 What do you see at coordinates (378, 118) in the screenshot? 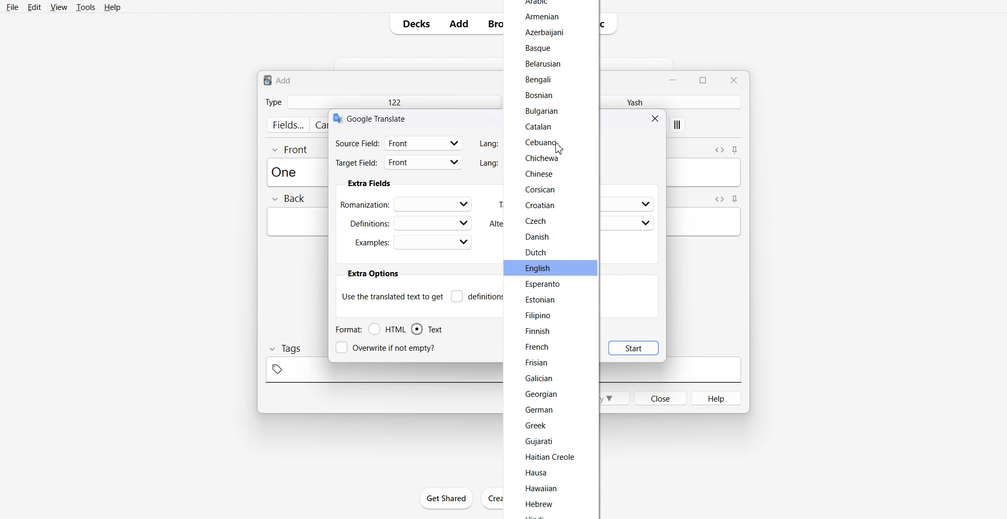
I see `Text` at bounding box center [378, 118].